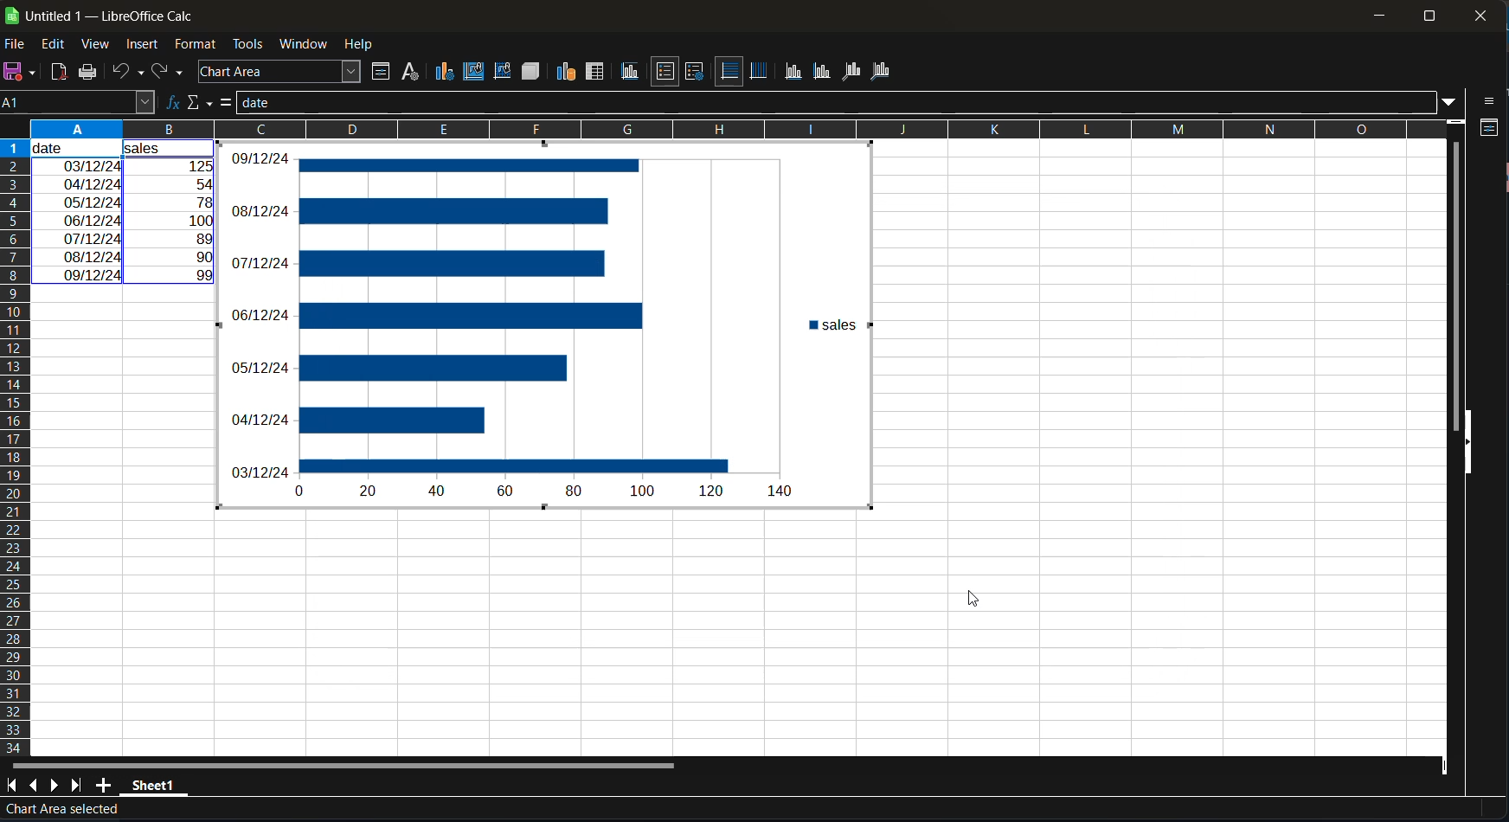 The width and height of the screenshot is (1509, 822). I want to click on data range, so click(568, 71).